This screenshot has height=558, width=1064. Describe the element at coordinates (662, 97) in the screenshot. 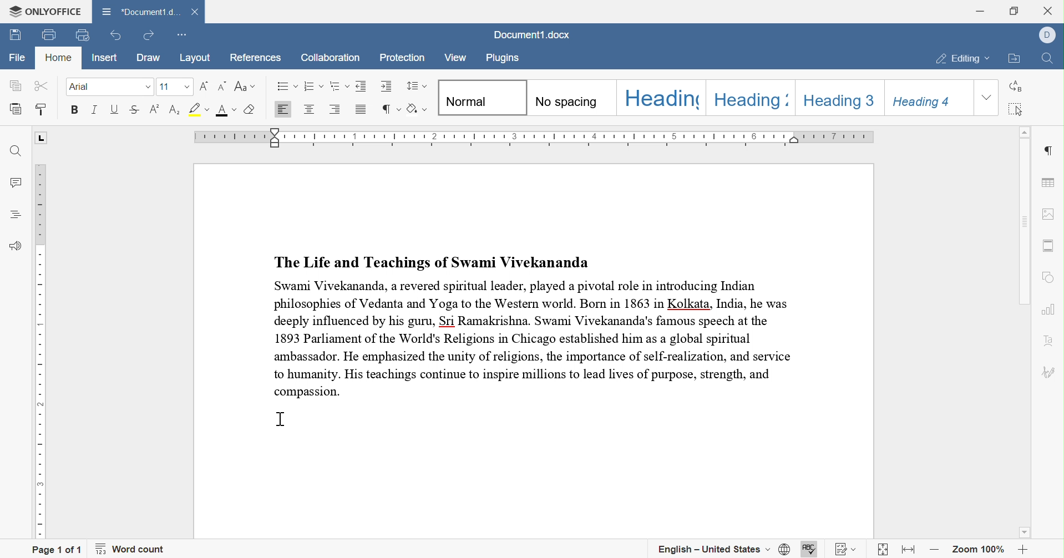

I see `heading ` at that location.